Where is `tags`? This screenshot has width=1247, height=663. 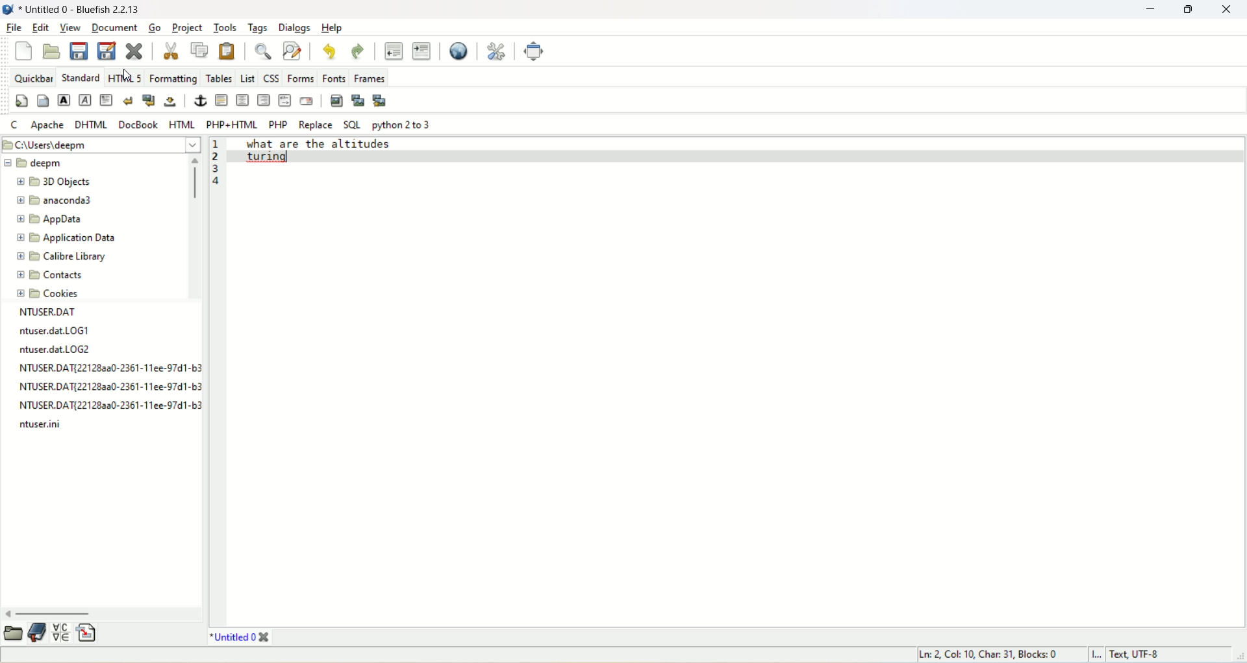
tags is located at coordinates (259, 28).